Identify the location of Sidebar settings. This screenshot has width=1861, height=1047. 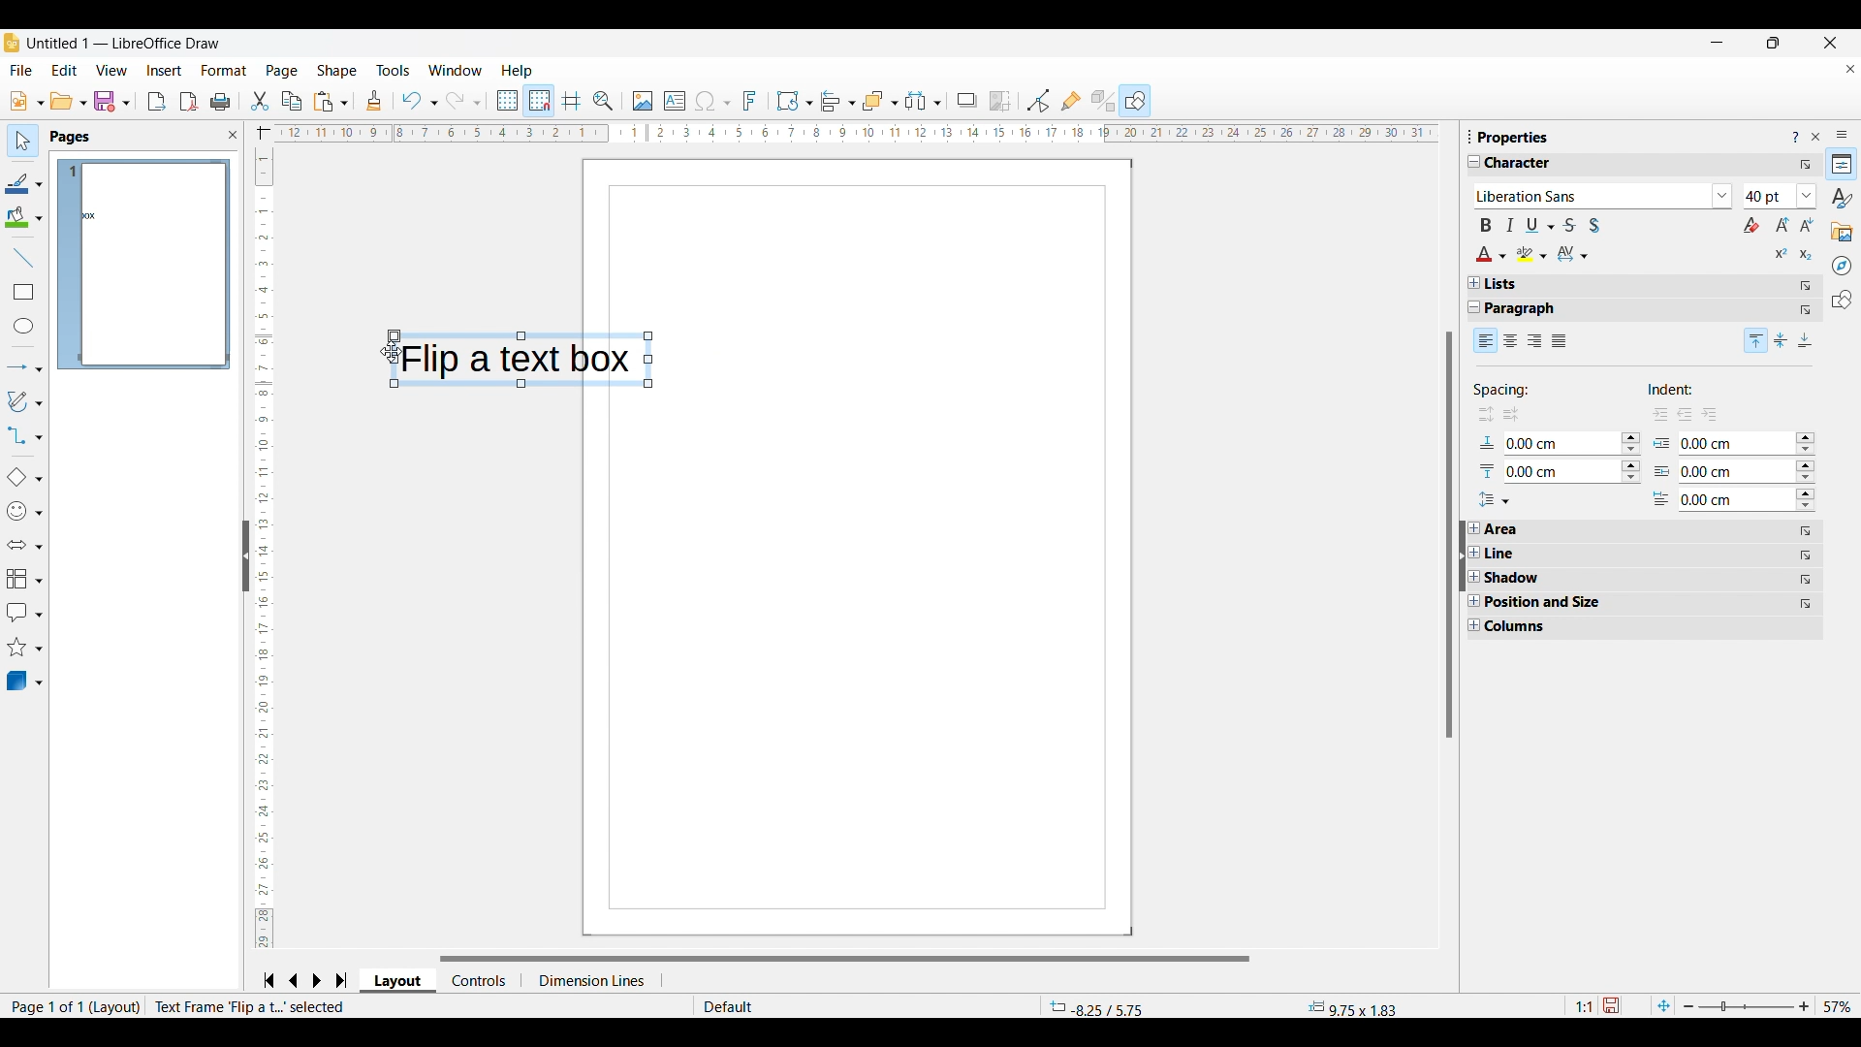
(1843, 135).